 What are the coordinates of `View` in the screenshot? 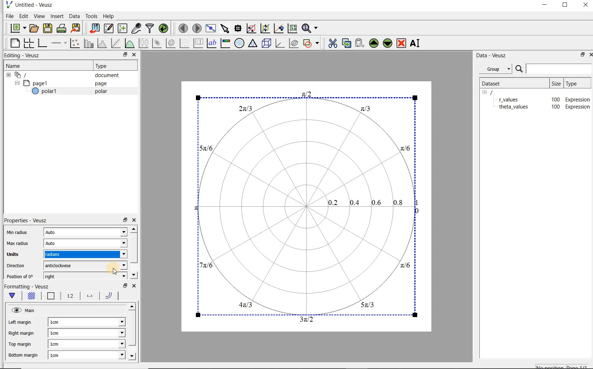 It's located at (39, 15).